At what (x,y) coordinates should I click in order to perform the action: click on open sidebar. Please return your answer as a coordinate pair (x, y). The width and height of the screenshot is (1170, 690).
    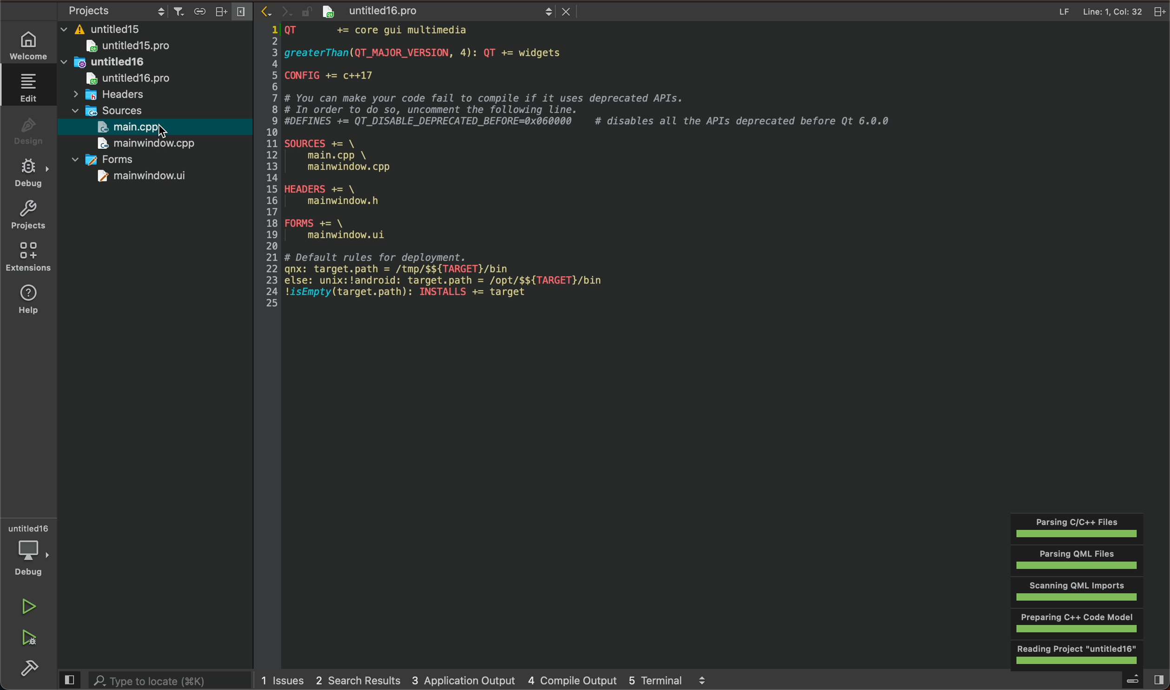
    Looking at the image, I should click on (1139, 680).